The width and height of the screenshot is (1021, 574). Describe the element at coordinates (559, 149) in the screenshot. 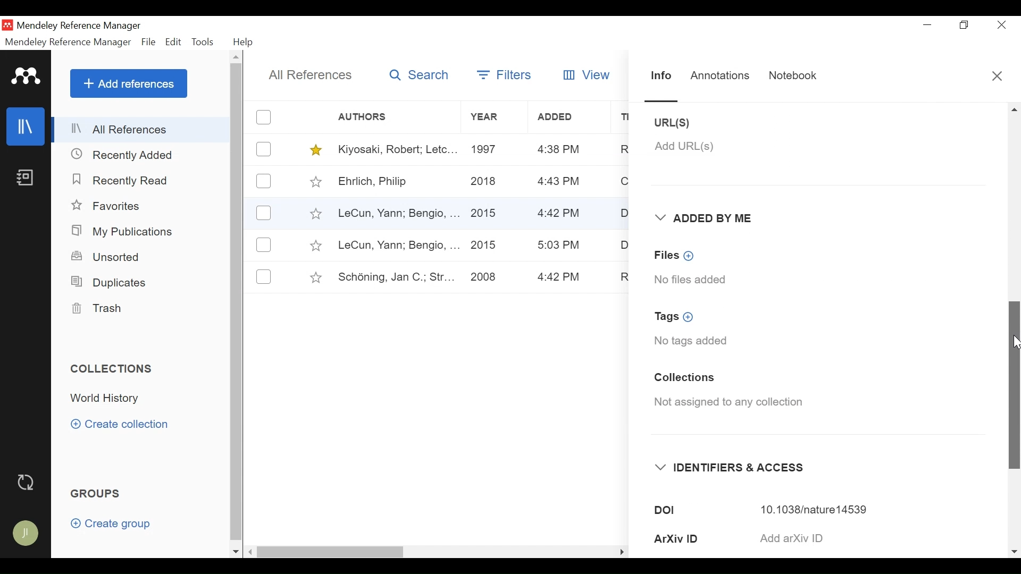

I see `4:43 PM` at that location.